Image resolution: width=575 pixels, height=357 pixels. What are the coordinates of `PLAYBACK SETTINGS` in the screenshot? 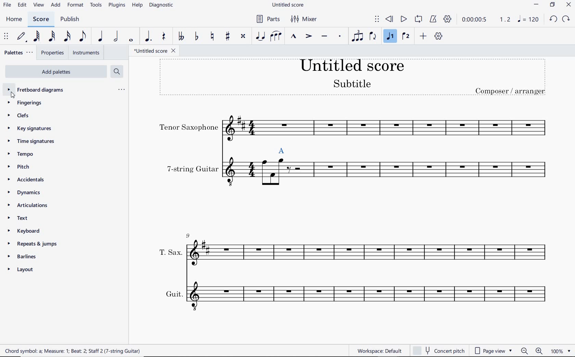 It's located at (449, 19).